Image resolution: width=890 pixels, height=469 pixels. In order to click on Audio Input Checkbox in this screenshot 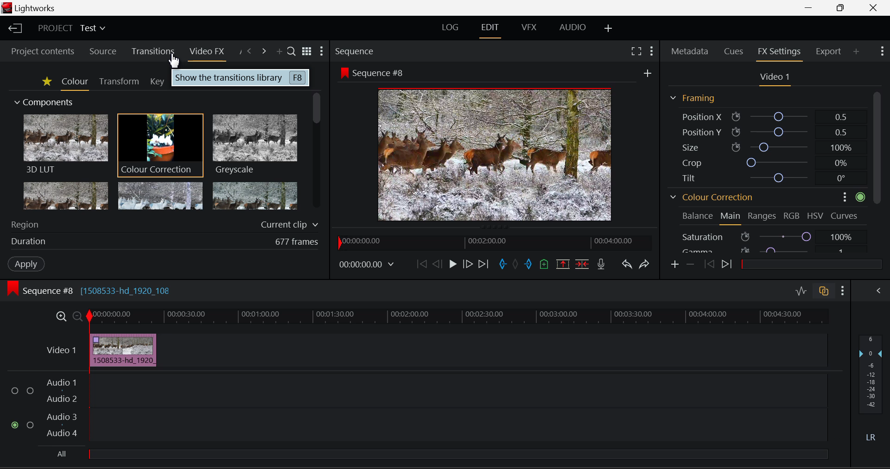, I will do `click(14, 425)`.